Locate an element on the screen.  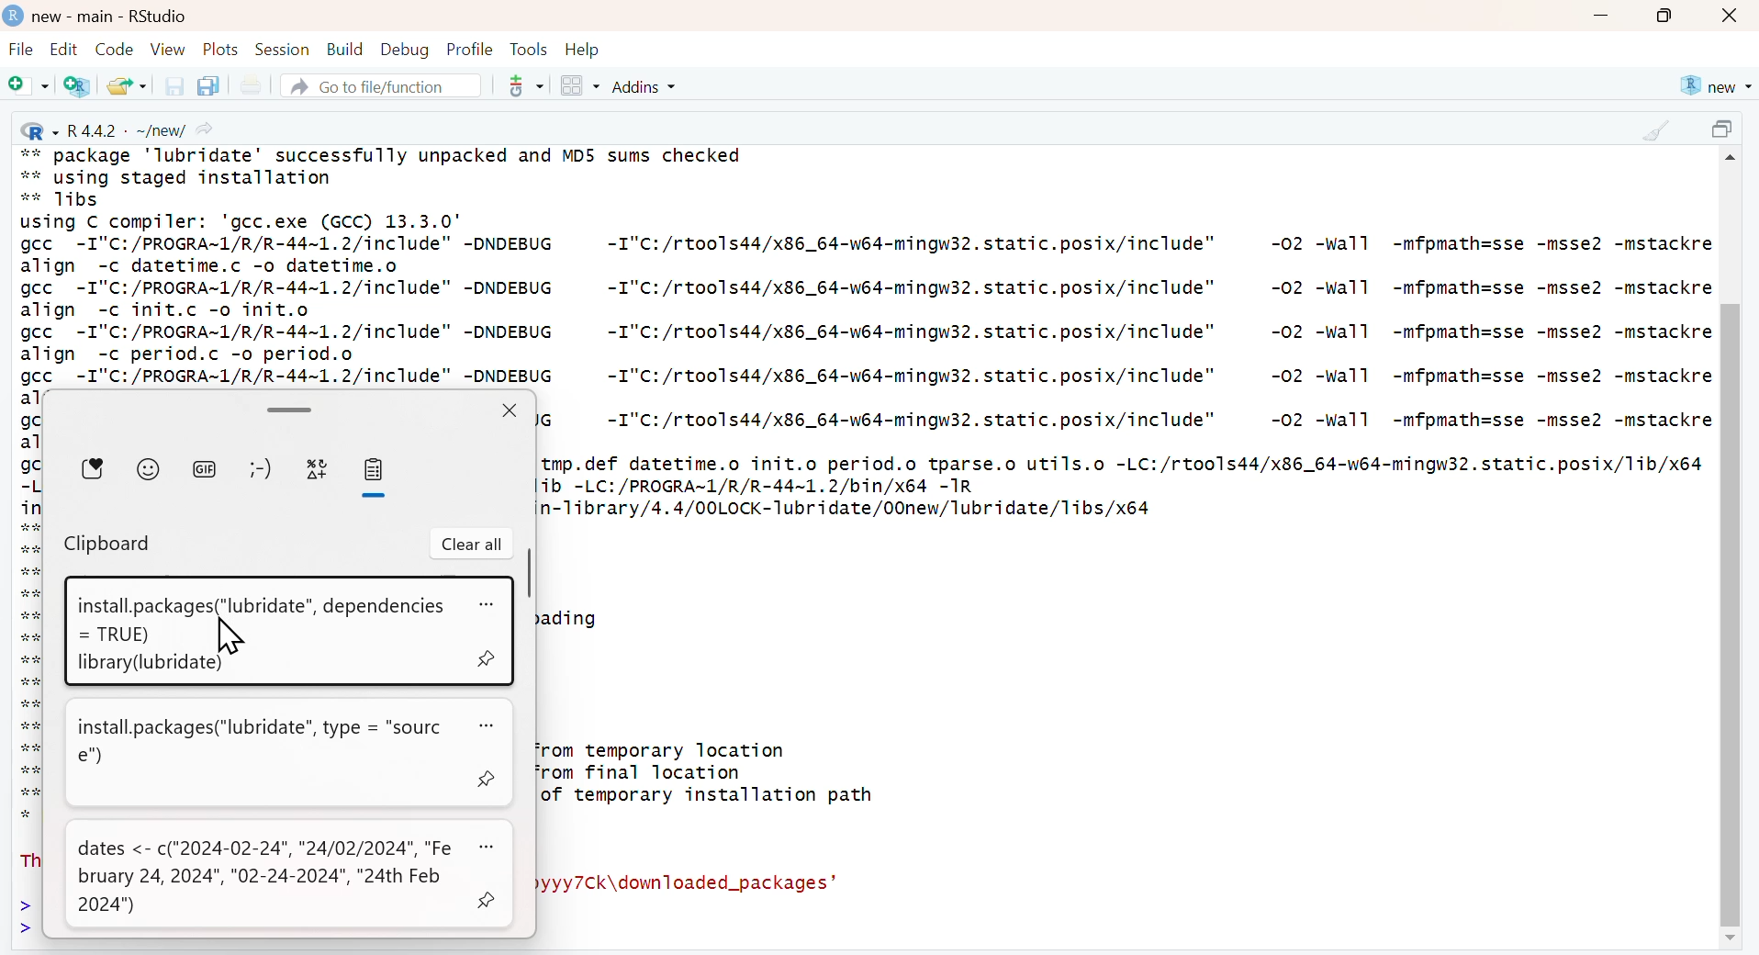
Workspace panes is located at coordinates (579, 87).